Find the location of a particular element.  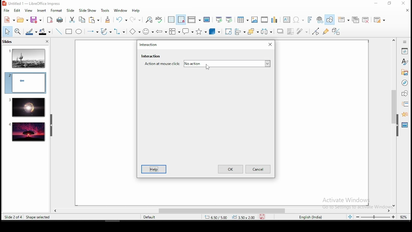

basic shapes is located at coordinates (134, 32).